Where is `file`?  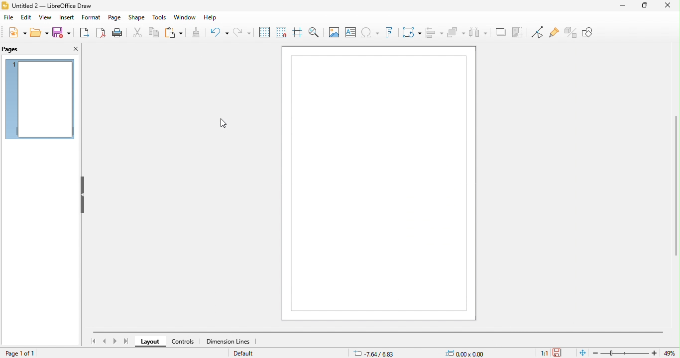 file is located at coordinates (8, 17).